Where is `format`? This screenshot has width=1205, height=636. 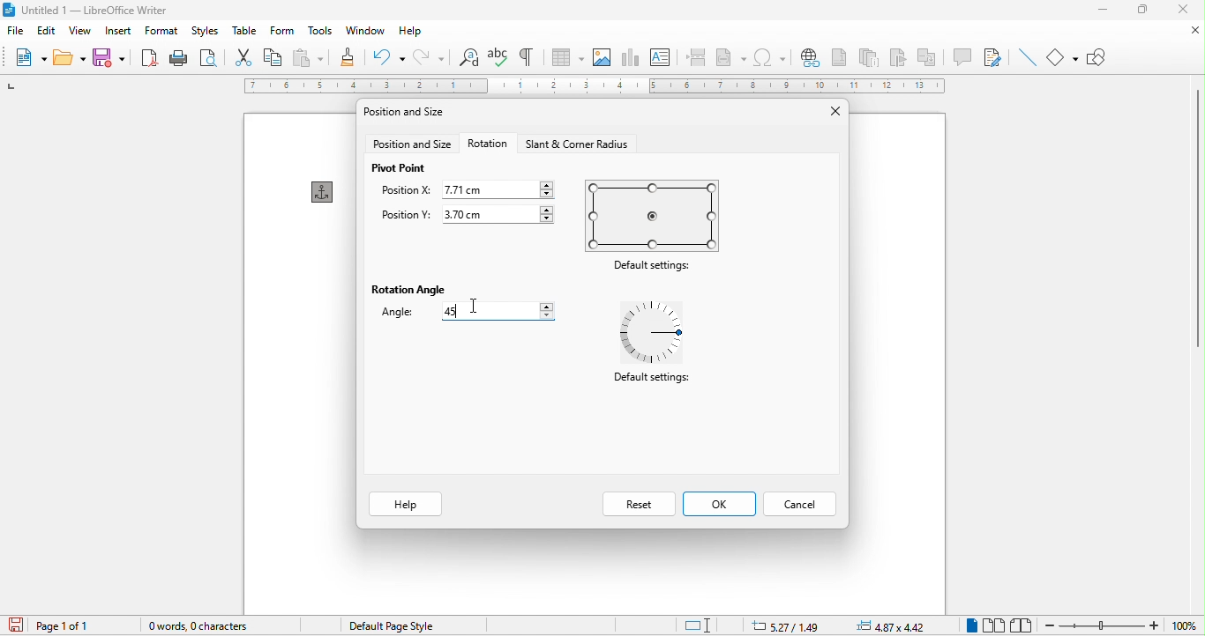 format is located at coordinates (161, 32).